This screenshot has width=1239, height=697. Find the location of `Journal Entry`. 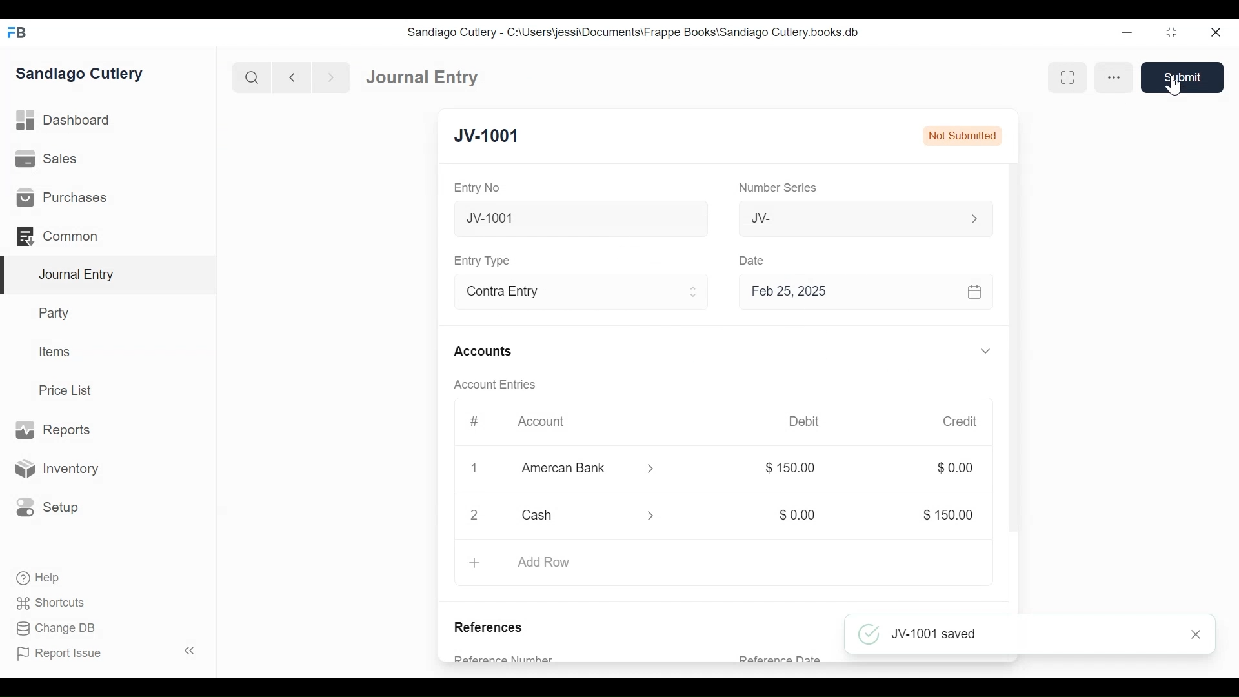

Journal Entry is located at coordinates (109, 276).